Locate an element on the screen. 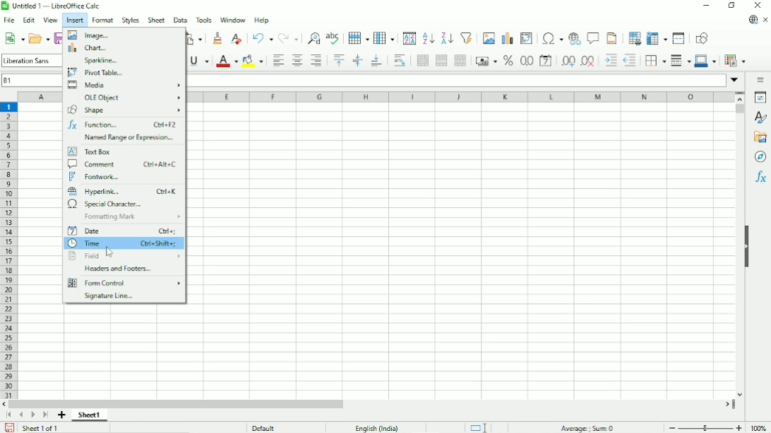  Date is located at coordinates (123, 231).